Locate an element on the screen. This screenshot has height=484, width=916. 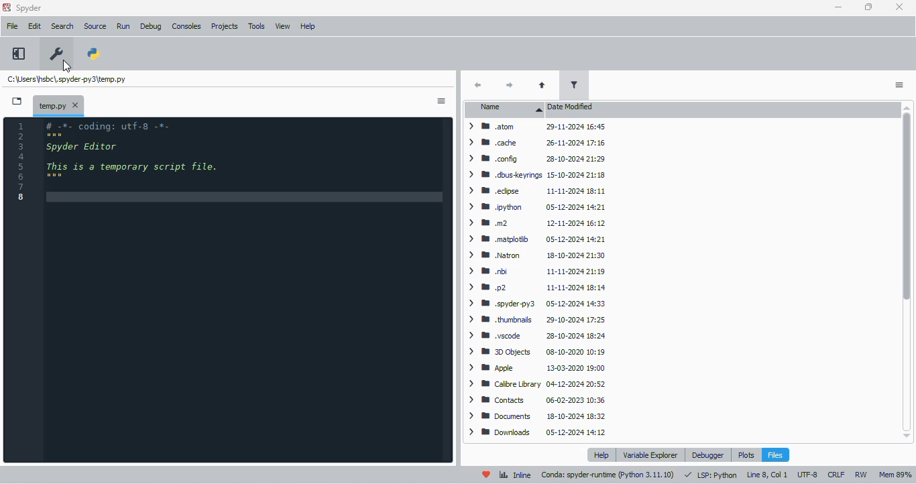
preferences is located at coordinates (56, 54).